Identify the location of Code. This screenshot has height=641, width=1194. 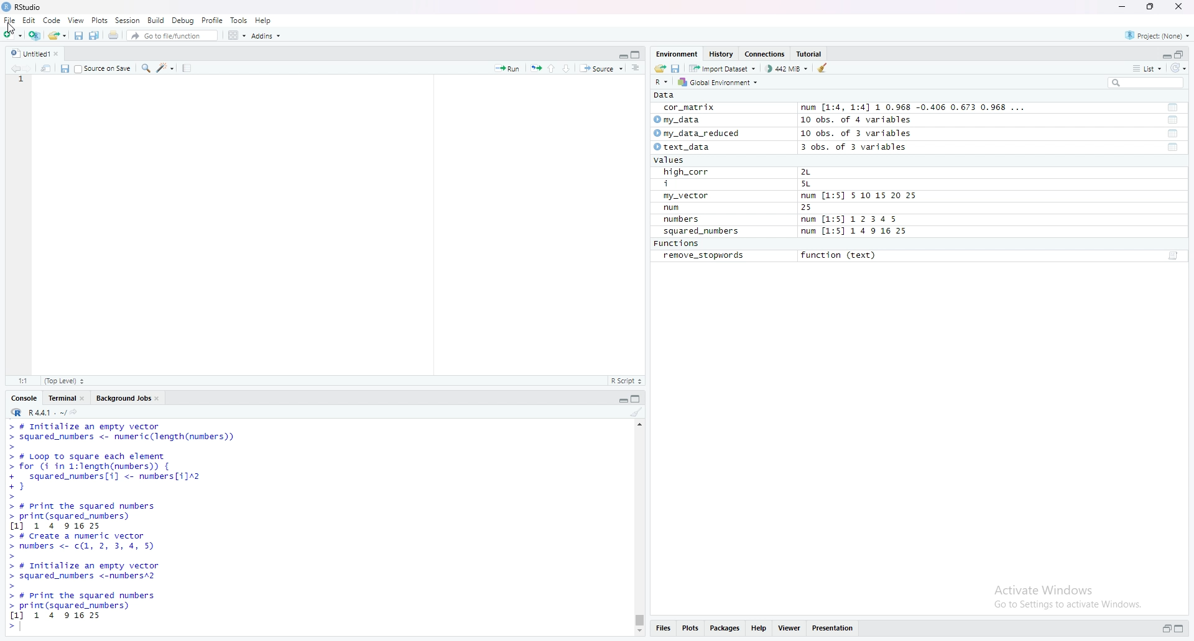
(51, 20).